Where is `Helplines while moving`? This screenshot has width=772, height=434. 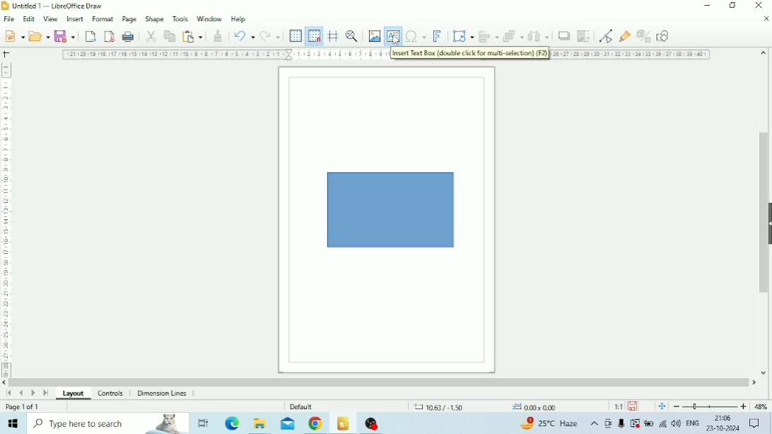
Helplines while moving is located at coordinates (333, 36).